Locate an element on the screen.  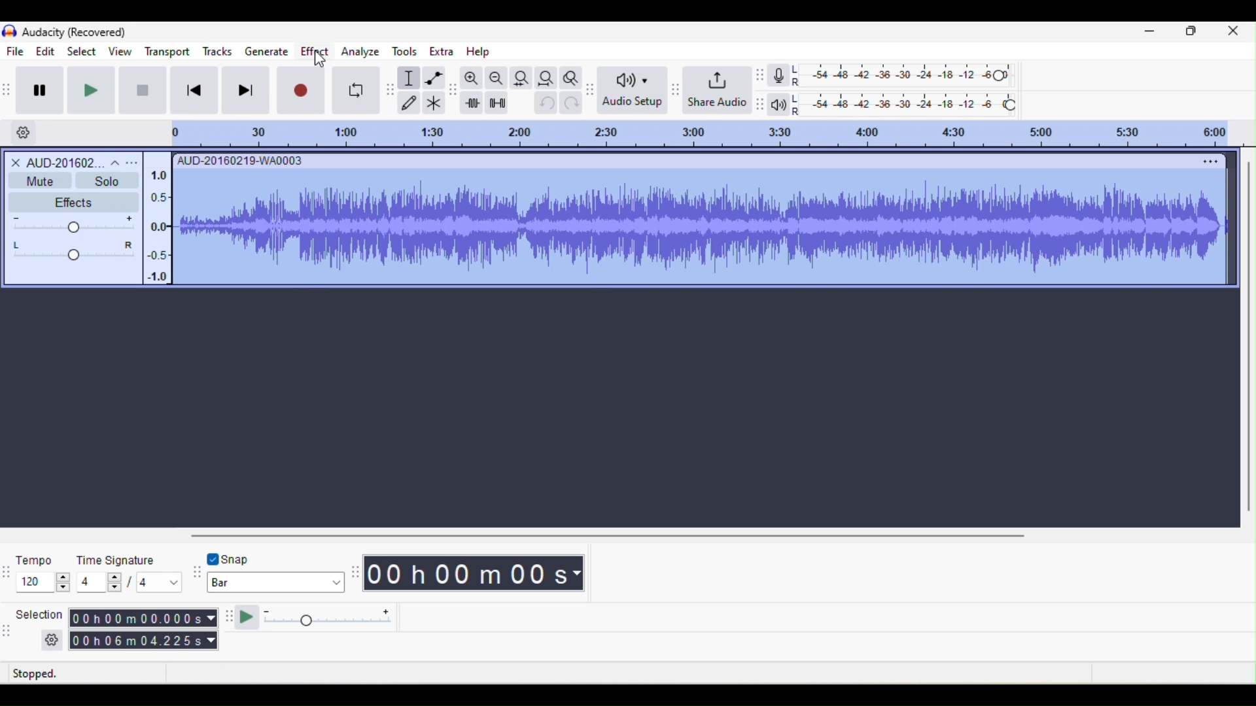
audio setup is located at coordinates (631, 90).